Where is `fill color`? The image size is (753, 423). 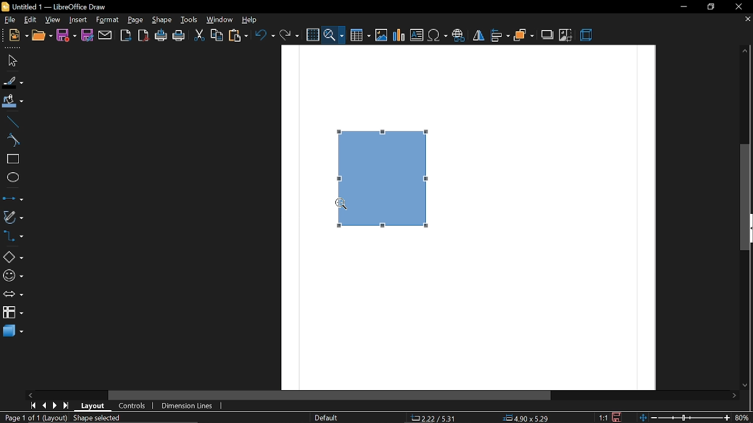
fill color is located at coordinates (12, 100).